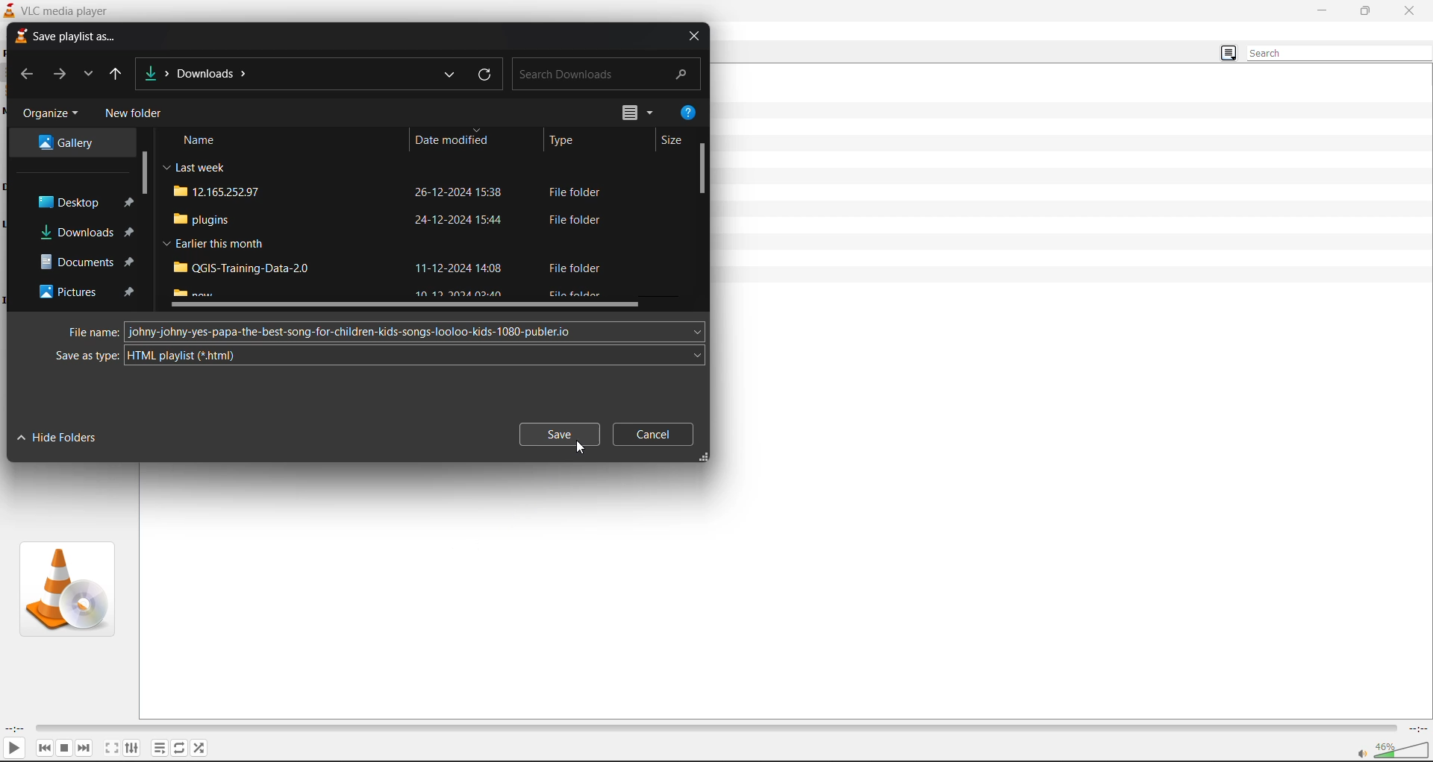  I want to click on save a s type, so click(85, 356).